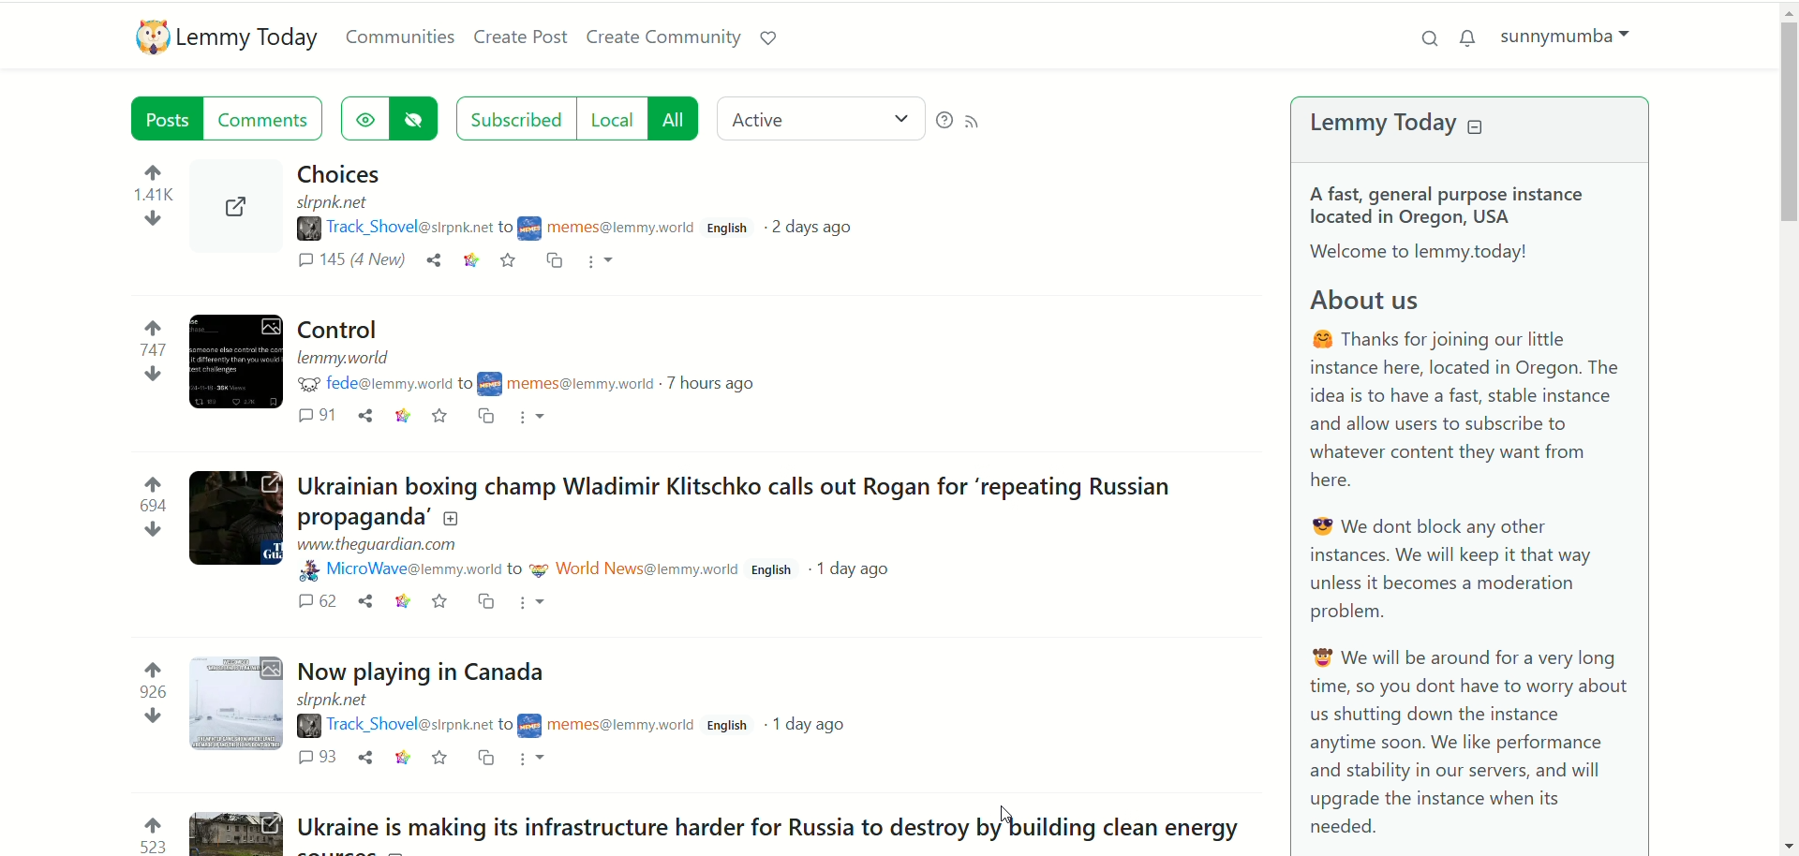 The image size is (1799, 856). I want to click on more, so click(536, 605).